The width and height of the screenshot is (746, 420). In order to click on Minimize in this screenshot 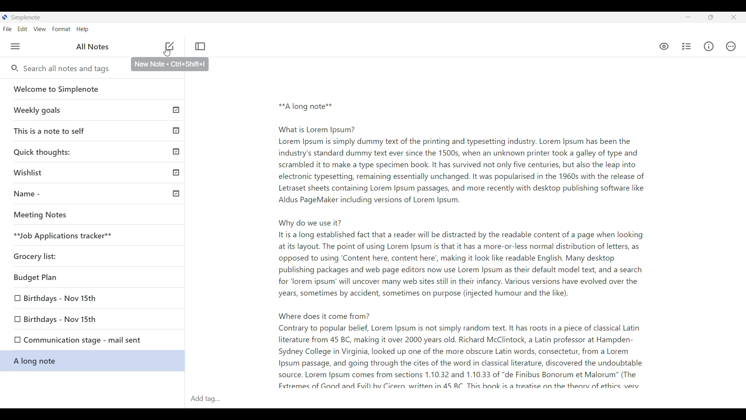, I will do `click(688, 17)`.